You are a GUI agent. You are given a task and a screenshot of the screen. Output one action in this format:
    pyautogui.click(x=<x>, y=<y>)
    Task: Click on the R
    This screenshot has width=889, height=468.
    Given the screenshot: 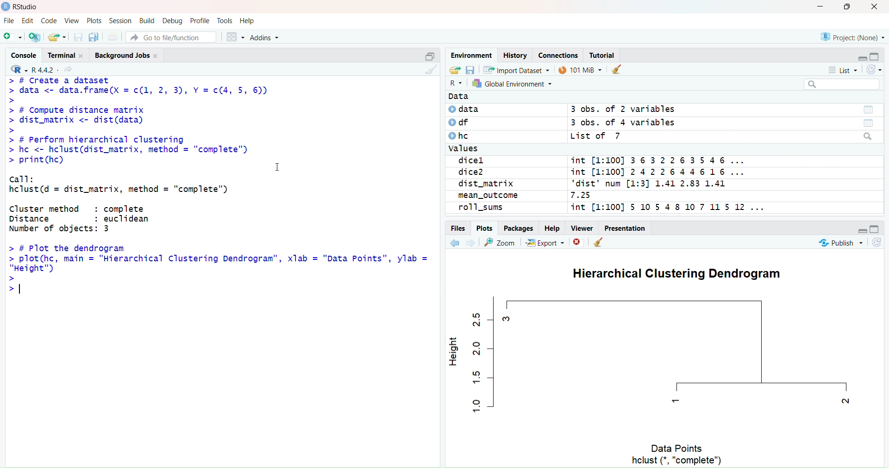 What is the action you would take?
    pyautogui.click(x=455, y=83)
    